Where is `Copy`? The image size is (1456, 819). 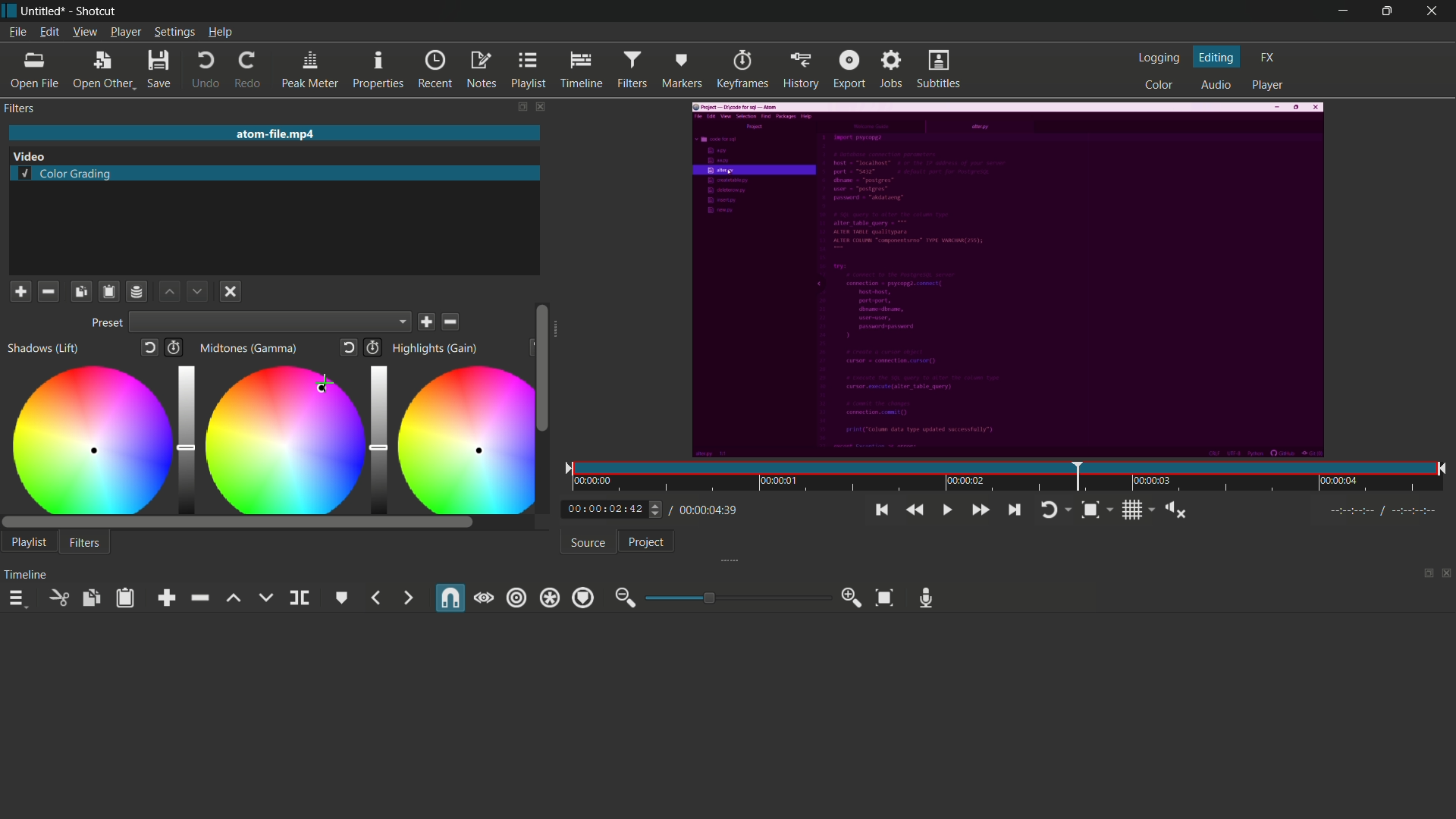 Copy is located at coordinates (81, 290).